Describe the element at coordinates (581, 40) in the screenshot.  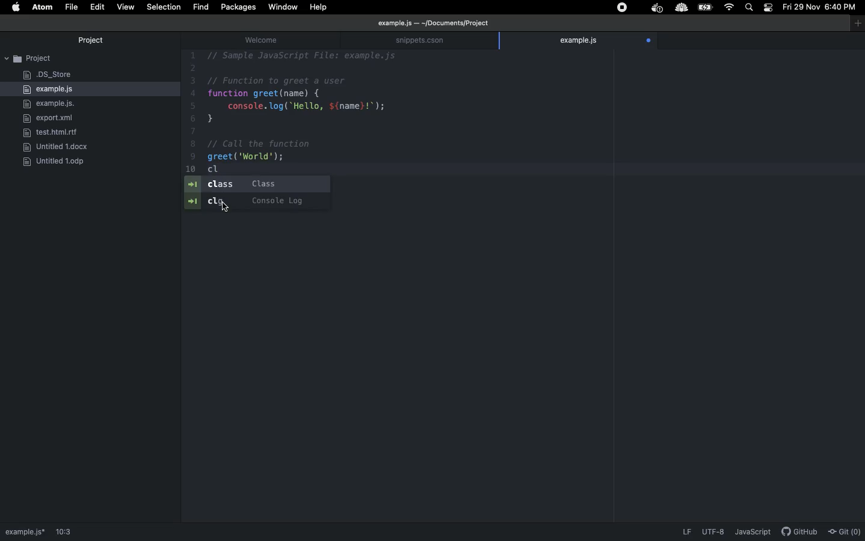
I see `example.js` at that location.